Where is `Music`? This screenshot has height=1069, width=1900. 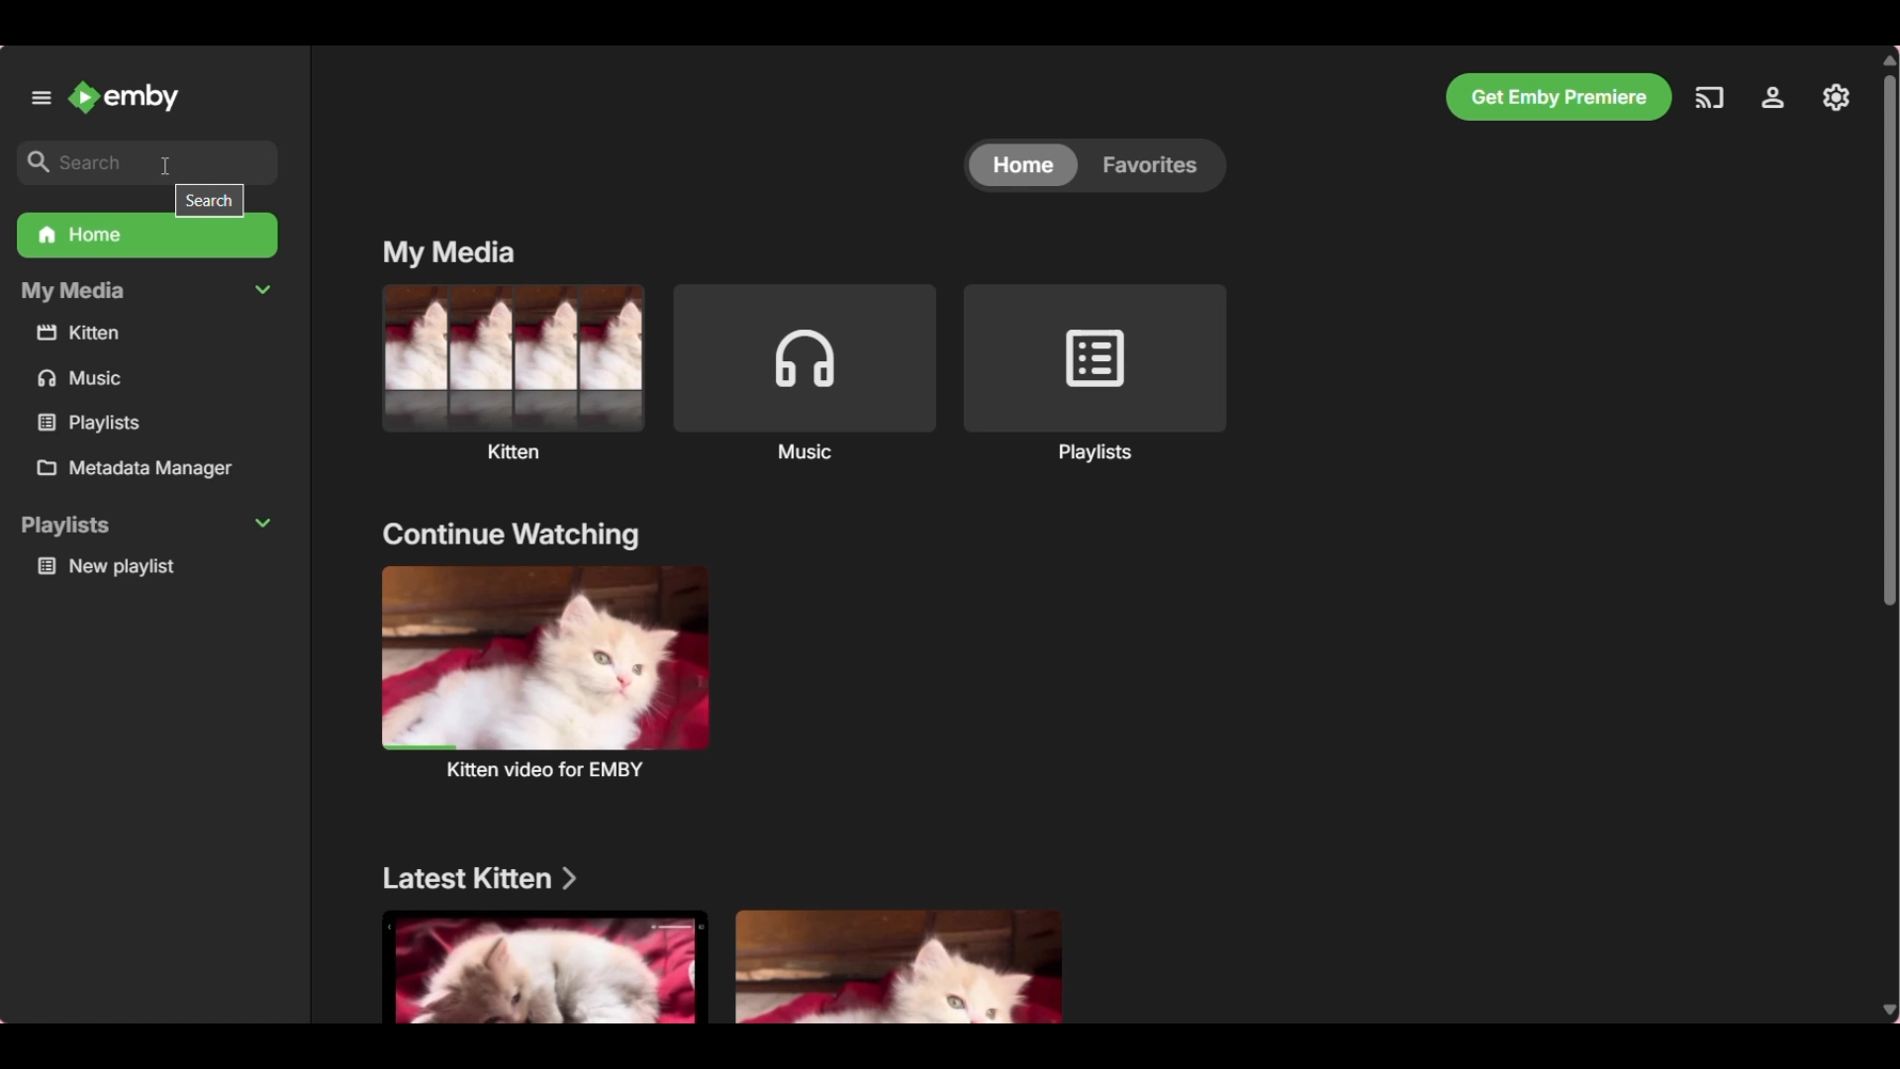
Music is located at coordinates (803, 371).